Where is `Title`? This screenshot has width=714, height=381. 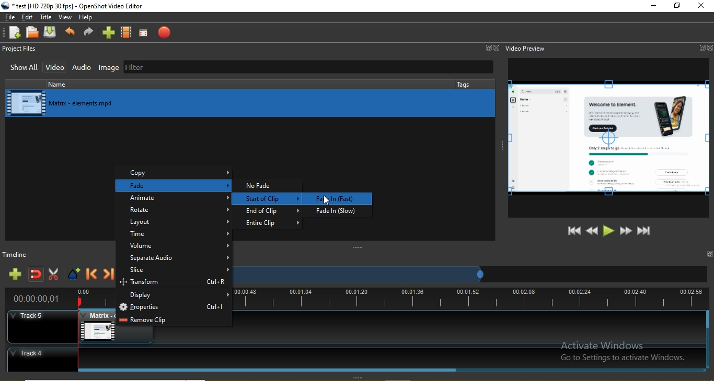 Title is located at coordinates (47, 18).